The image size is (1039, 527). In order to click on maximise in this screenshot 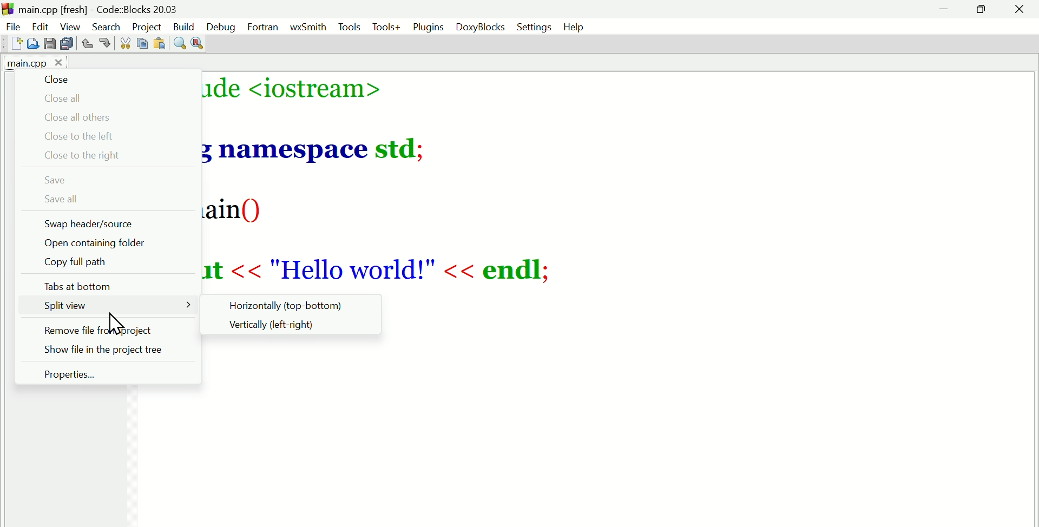, I will do `click(983, 10)`.